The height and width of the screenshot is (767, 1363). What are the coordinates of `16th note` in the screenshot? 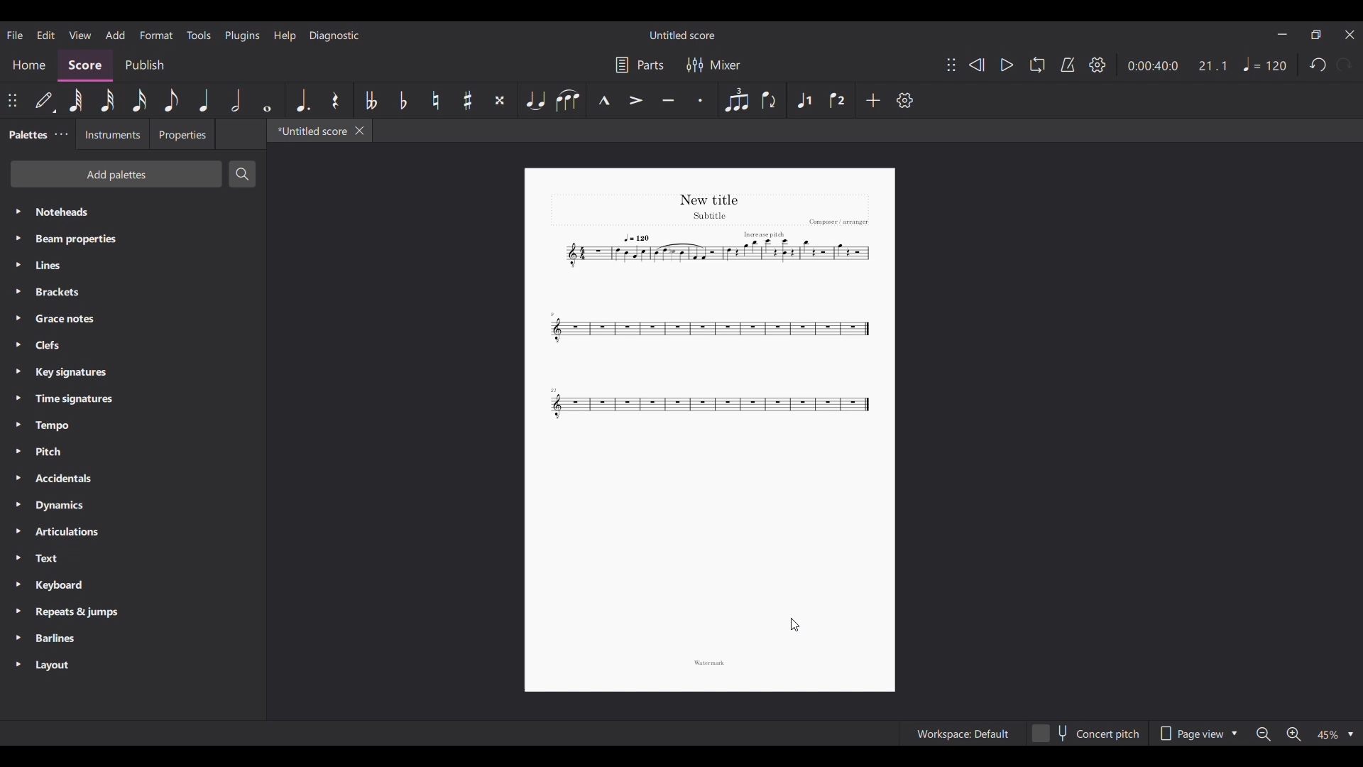 It's located at (139, 100).